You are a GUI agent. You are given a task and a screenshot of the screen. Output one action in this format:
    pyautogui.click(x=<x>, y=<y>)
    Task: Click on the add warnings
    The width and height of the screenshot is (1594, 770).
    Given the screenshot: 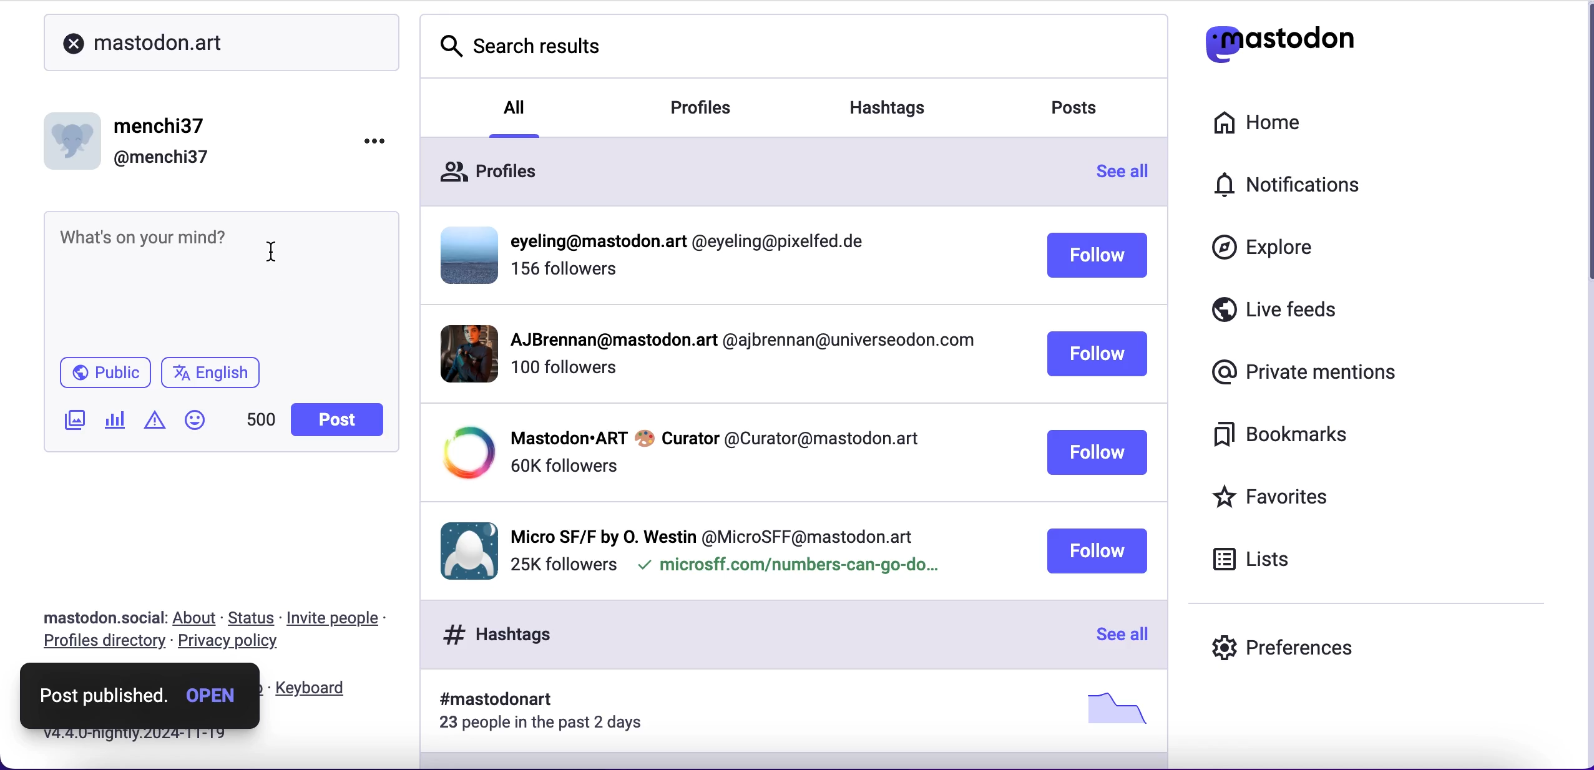 What is the action you would take?
    pyautogui.click(x=154, y=424)
    